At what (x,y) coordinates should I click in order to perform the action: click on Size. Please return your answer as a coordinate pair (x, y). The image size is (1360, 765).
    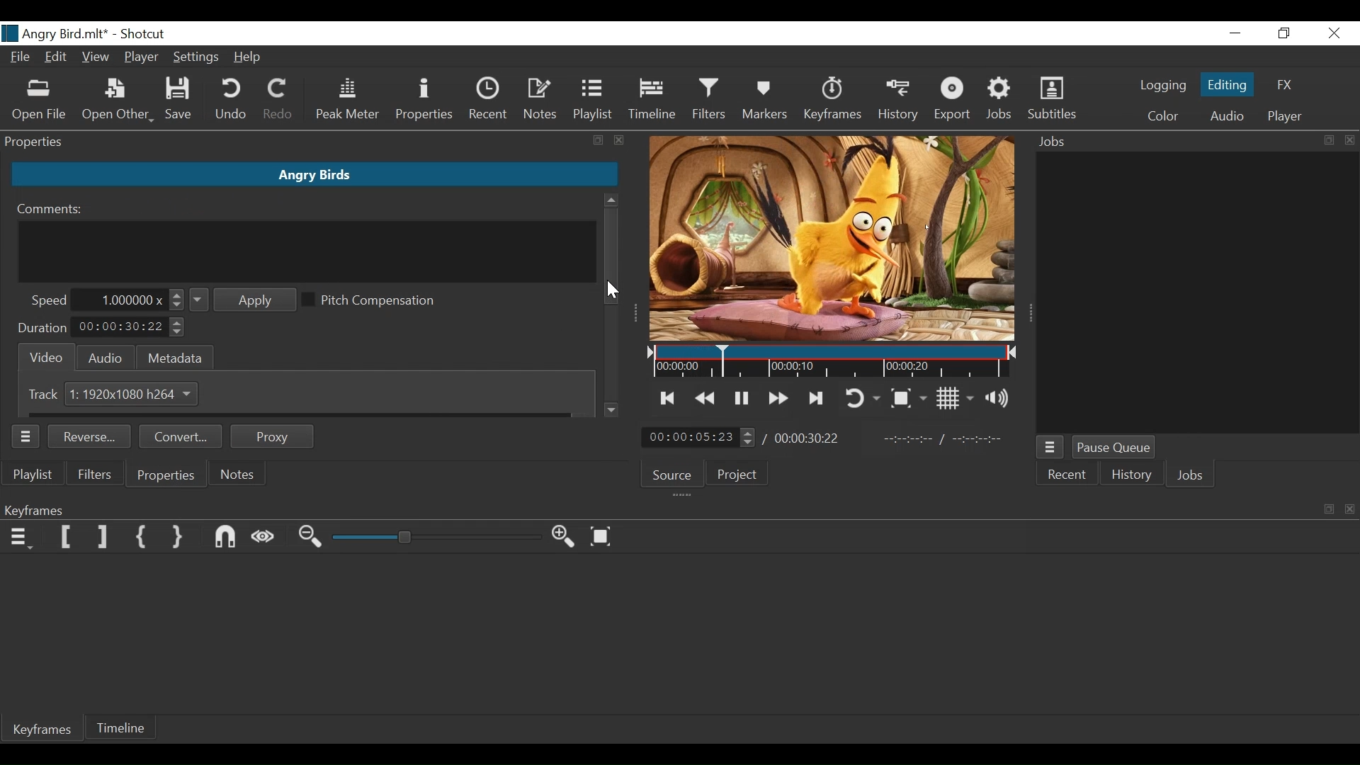
    Looking at the image, I should click on (141, 395).